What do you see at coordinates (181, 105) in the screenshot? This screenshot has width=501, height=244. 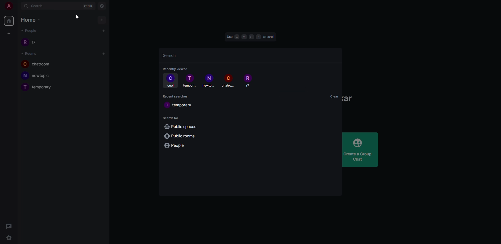 I see `room` at bounding box center [181, 105].